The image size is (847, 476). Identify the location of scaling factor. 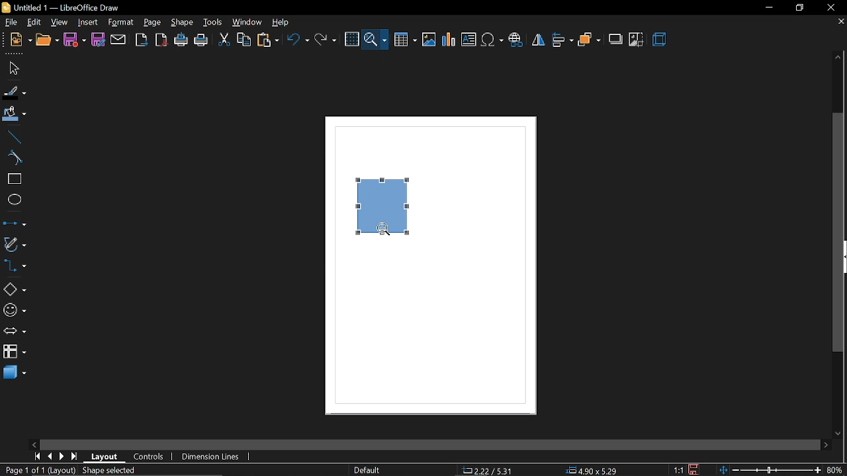
(680, 469).